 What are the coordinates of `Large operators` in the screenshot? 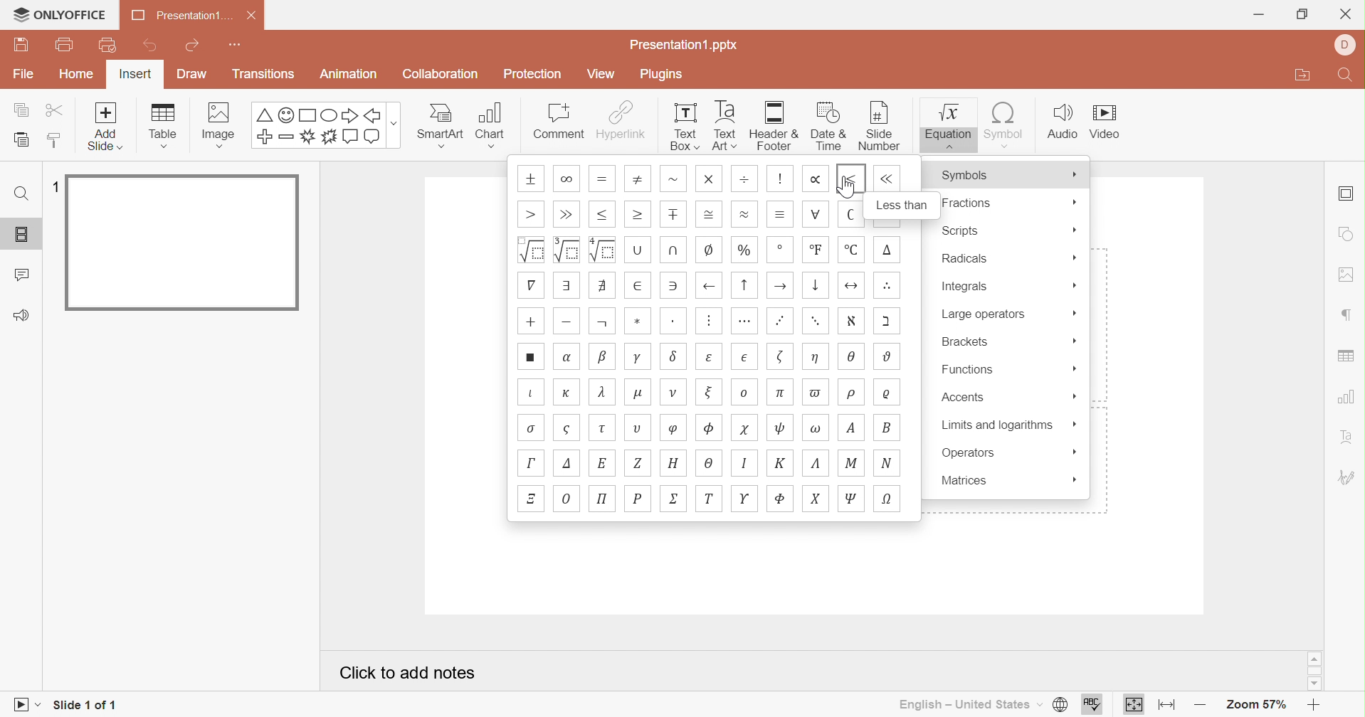 It's located at (1005, 312).